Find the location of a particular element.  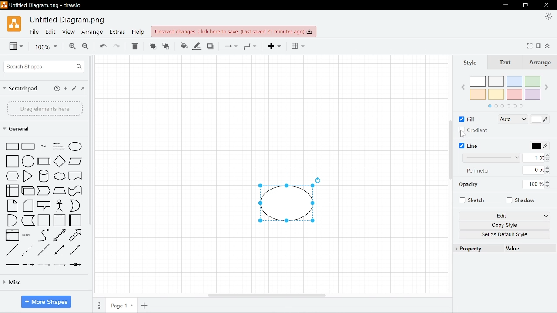

View is located at coordinates (17, 46).